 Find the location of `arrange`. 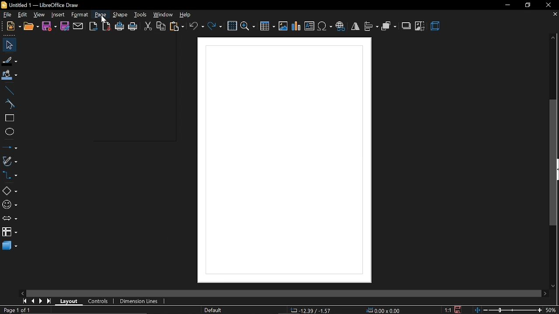

arrange is located at coordinates (389, 26).